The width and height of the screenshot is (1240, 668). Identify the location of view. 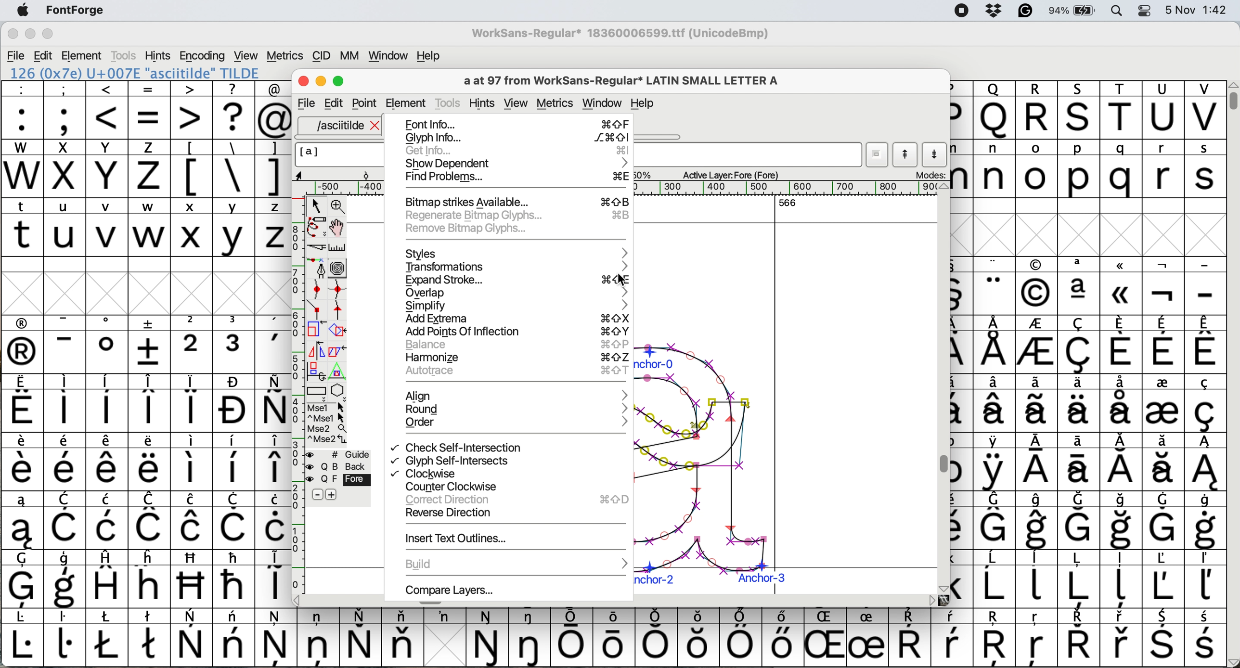
(245, 54).